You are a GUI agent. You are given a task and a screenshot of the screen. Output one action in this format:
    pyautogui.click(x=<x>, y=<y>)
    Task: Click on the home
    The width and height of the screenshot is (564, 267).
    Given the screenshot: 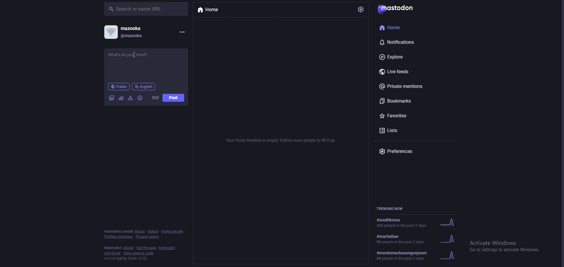 What is the action you would take?
    pyautogui.click(x=214, y=10)
    